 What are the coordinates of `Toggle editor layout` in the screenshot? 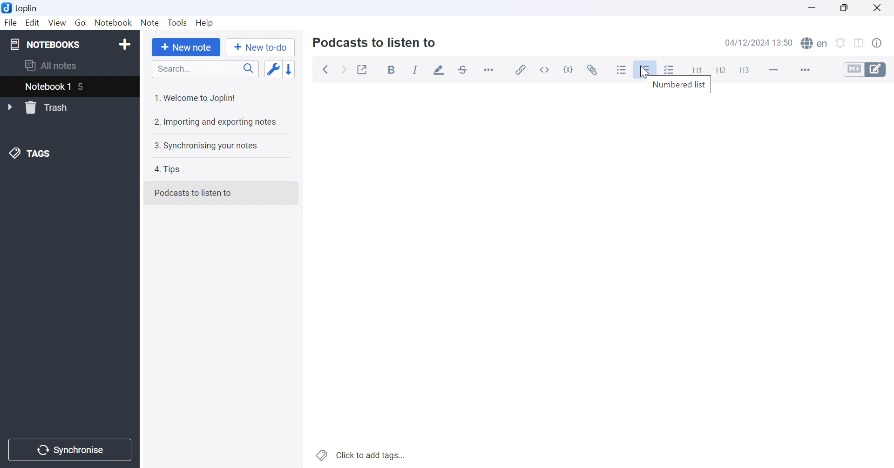 It's located at (859, 43).